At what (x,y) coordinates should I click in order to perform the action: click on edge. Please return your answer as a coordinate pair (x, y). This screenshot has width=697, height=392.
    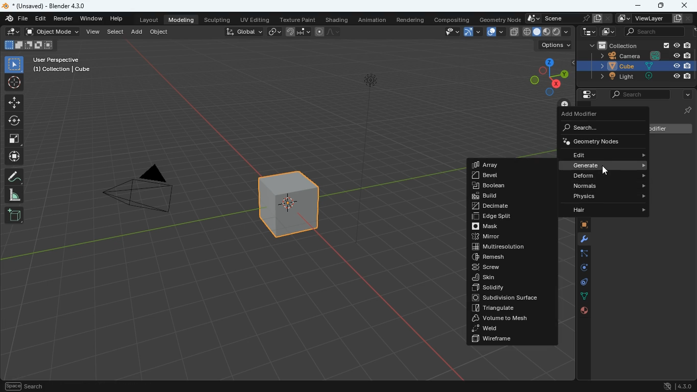
    Looking at the image, I should click on (580, 255).